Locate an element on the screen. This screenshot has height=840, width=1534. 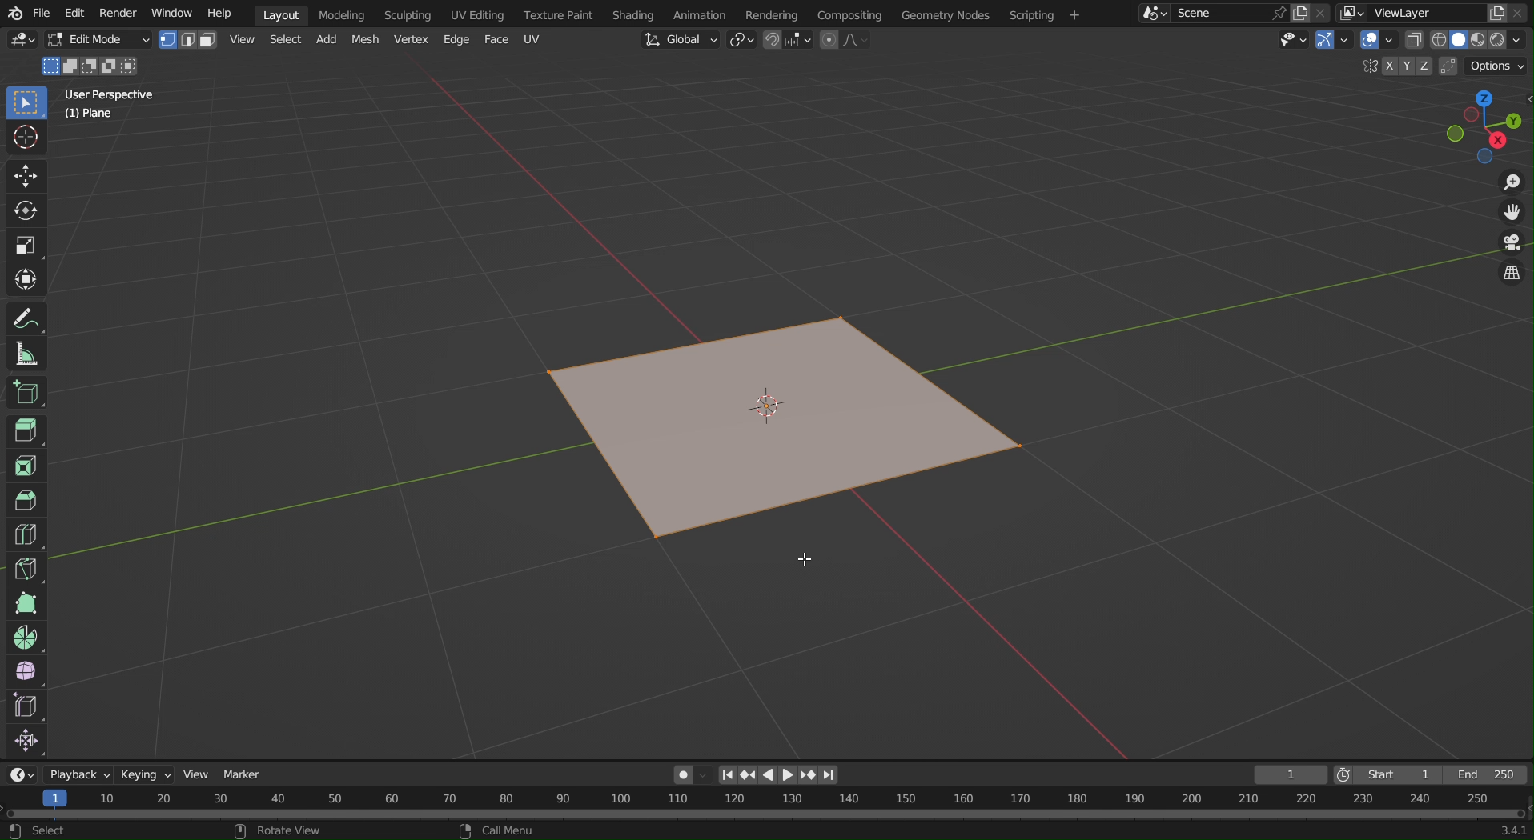
Toggle View is located at coordinates (1511, 275).